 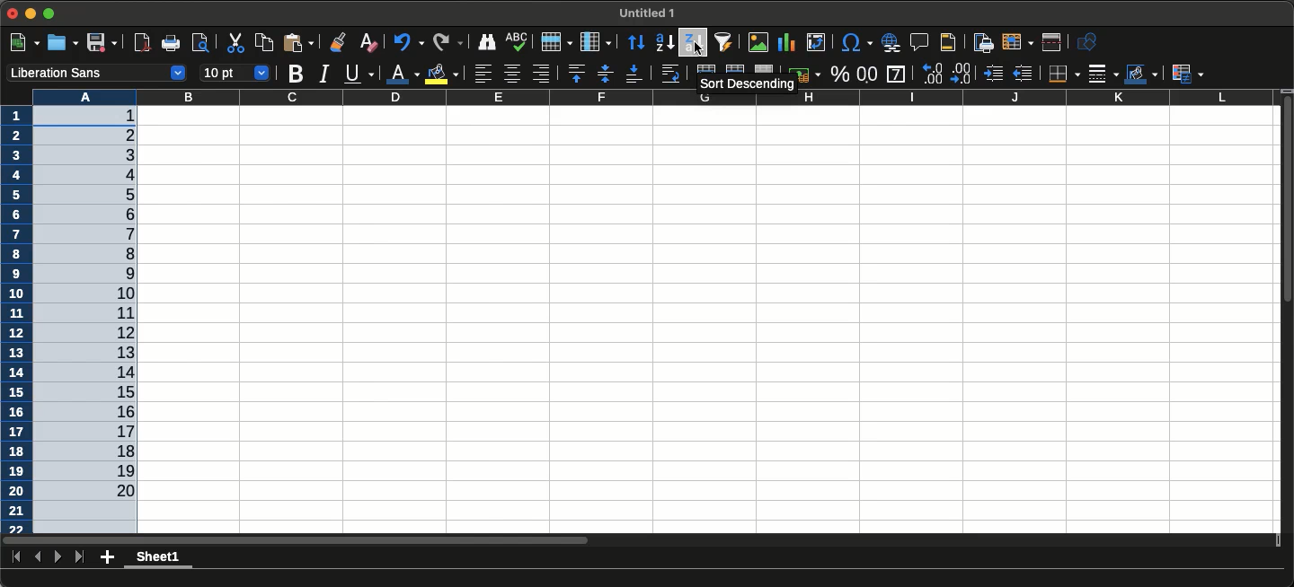 What do you see at coordinates (403, 73) in the screenshot?
I see `Font color` at bounding box center [403, 73].